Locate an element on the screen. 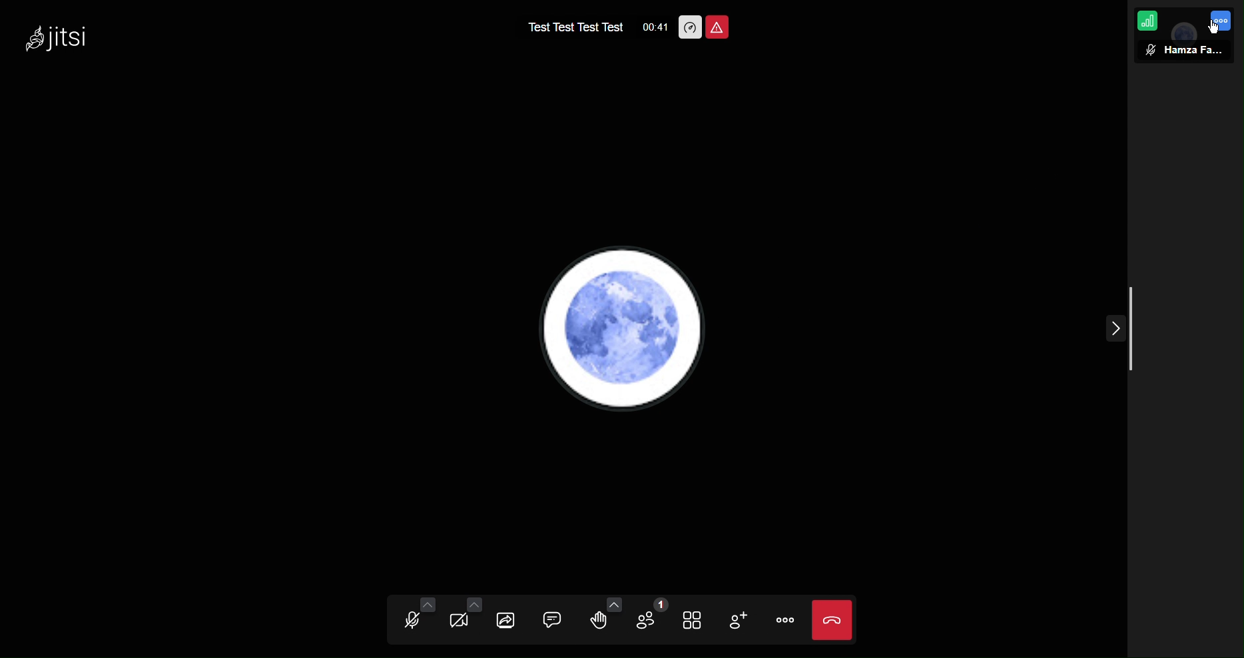 The image size is (1244, 658). Performance Settings is located at coordinates (690, 26).